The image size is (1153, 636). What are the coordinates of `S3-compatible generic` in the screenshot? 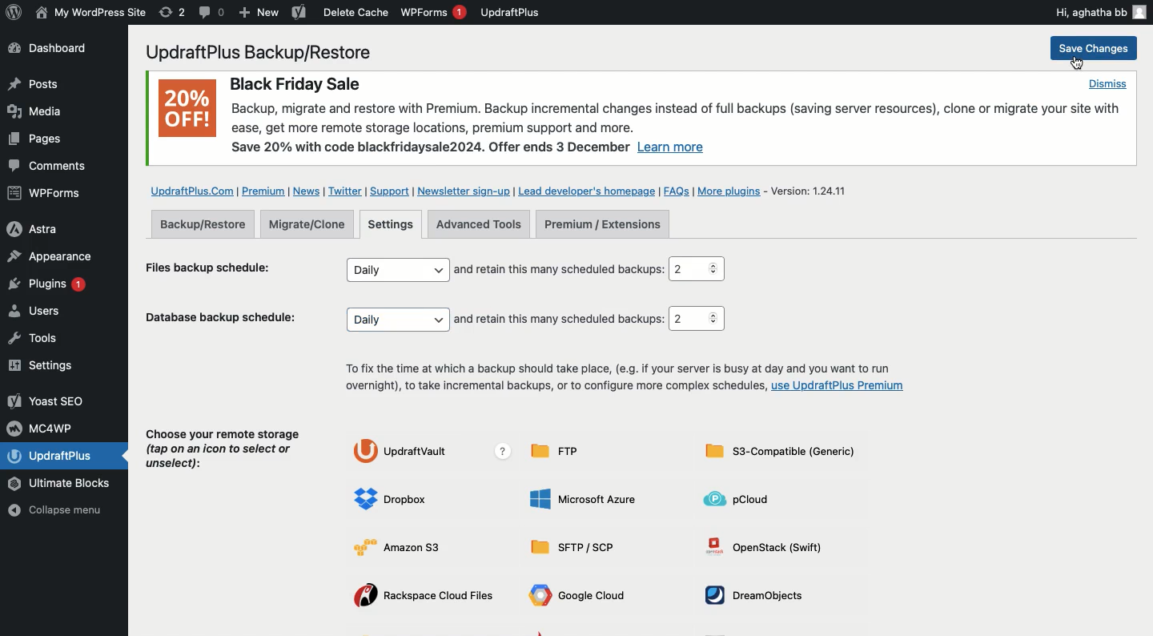 It's located at (780, 454).